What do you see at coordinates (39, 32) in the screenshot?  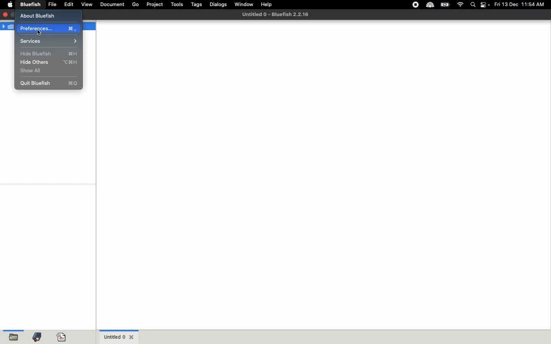 I see `cursor` at bounding box center [39, 32].